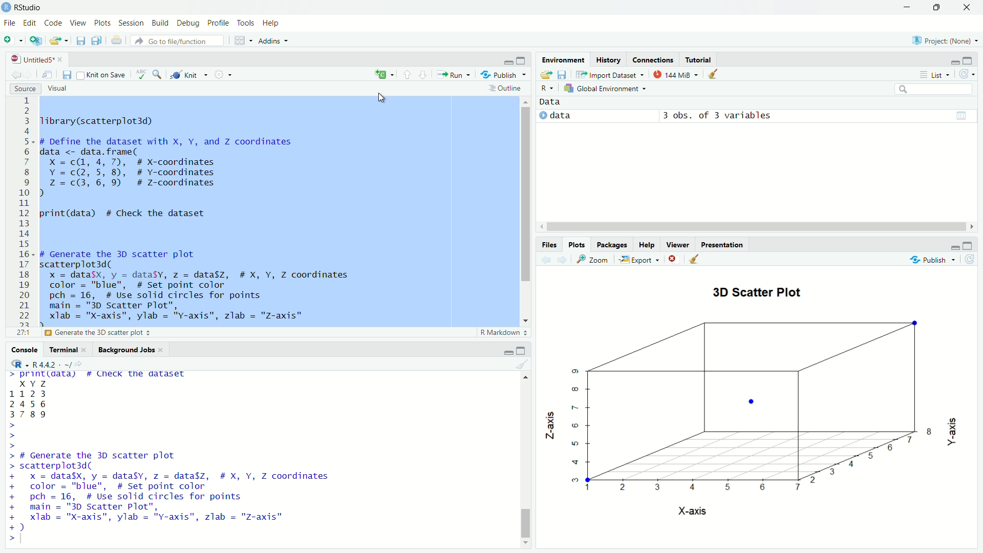 The image size is (983, 553). What do you see at coordinates (22, 333) in the screenshot?
I see `12:33` at bounding box center [22, 333].